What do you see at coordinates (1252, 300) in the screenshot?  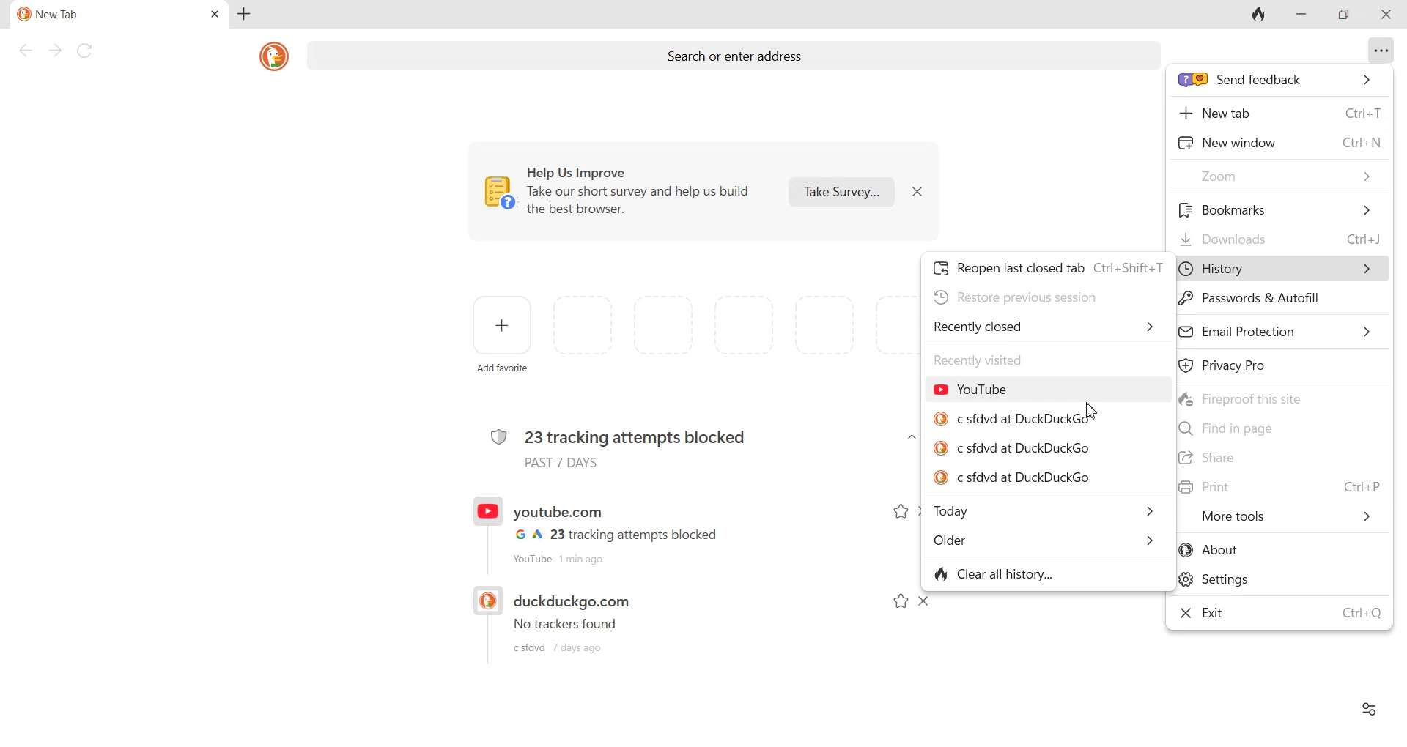 I see `Password & Autofill` at bounding box center [1252, 300].